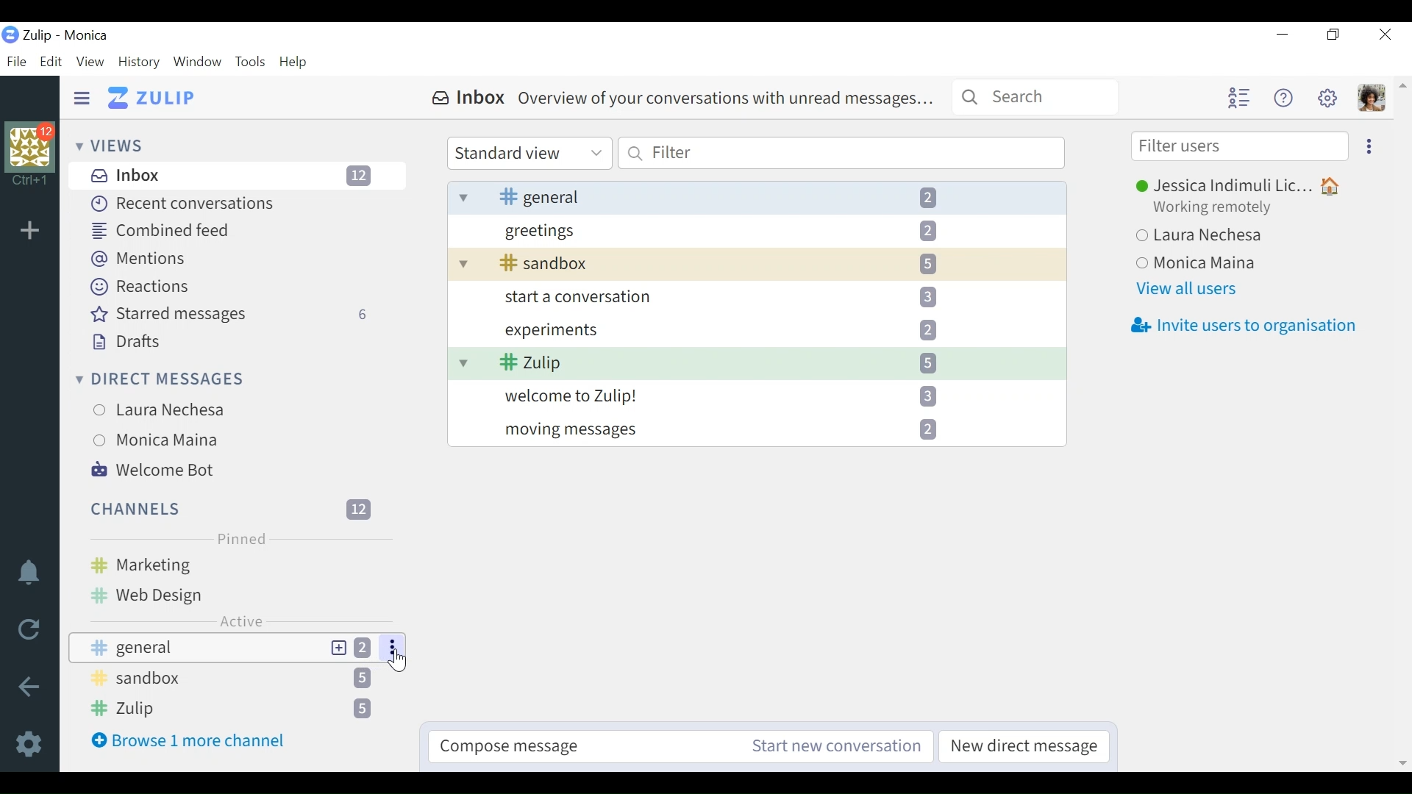 This screenshot has height=794, width=1412. I want to click on Cursor, so click(399, 660).